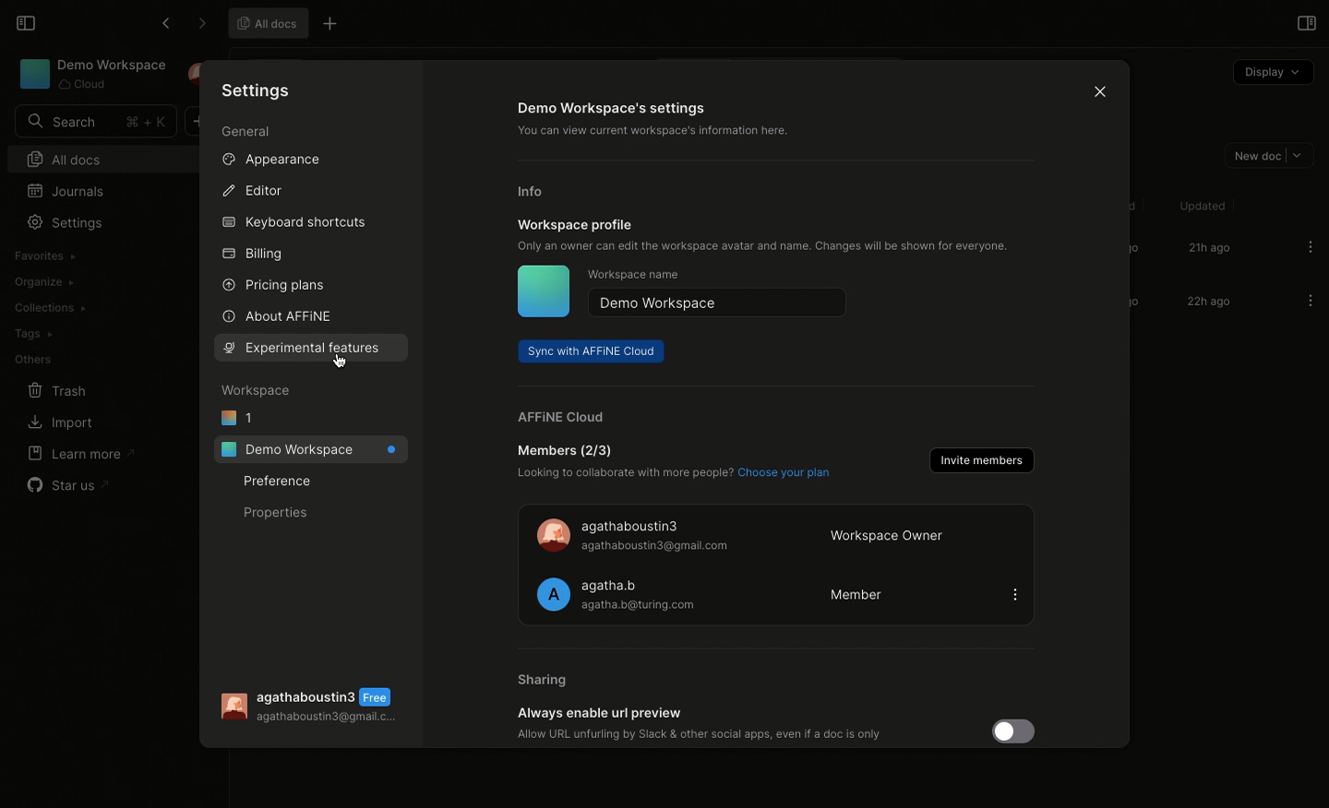 Image resolution: width=1329 pixels, height=808 pixels. What do you see at coordinates (70, 190) in the screenshot?
I see `Journals` at bounding box center [70, 190].